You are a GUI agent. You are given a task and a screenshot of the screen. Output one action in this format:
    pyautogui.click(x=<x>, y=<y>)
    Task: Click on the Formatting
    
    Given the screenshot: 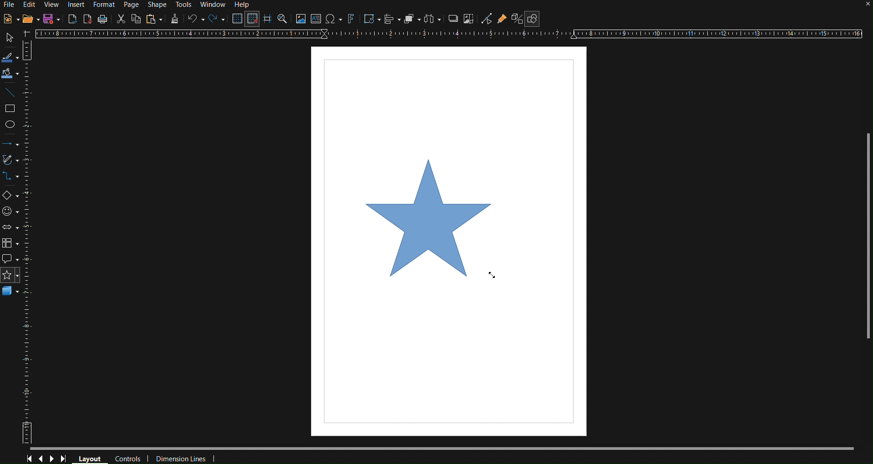 What is the action you would take?
    pyautogui.click(x=173, y=19)
    